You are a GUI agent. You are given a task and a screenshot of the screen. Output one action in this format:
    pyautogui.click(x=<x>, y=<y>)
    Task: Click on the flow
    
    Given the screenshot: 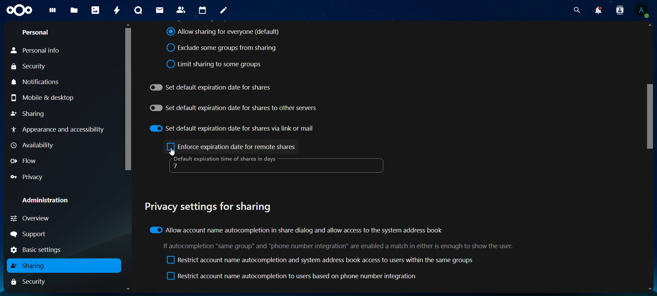 What is the action you would take?
    pyautogui.click(x=24, y=161)
    